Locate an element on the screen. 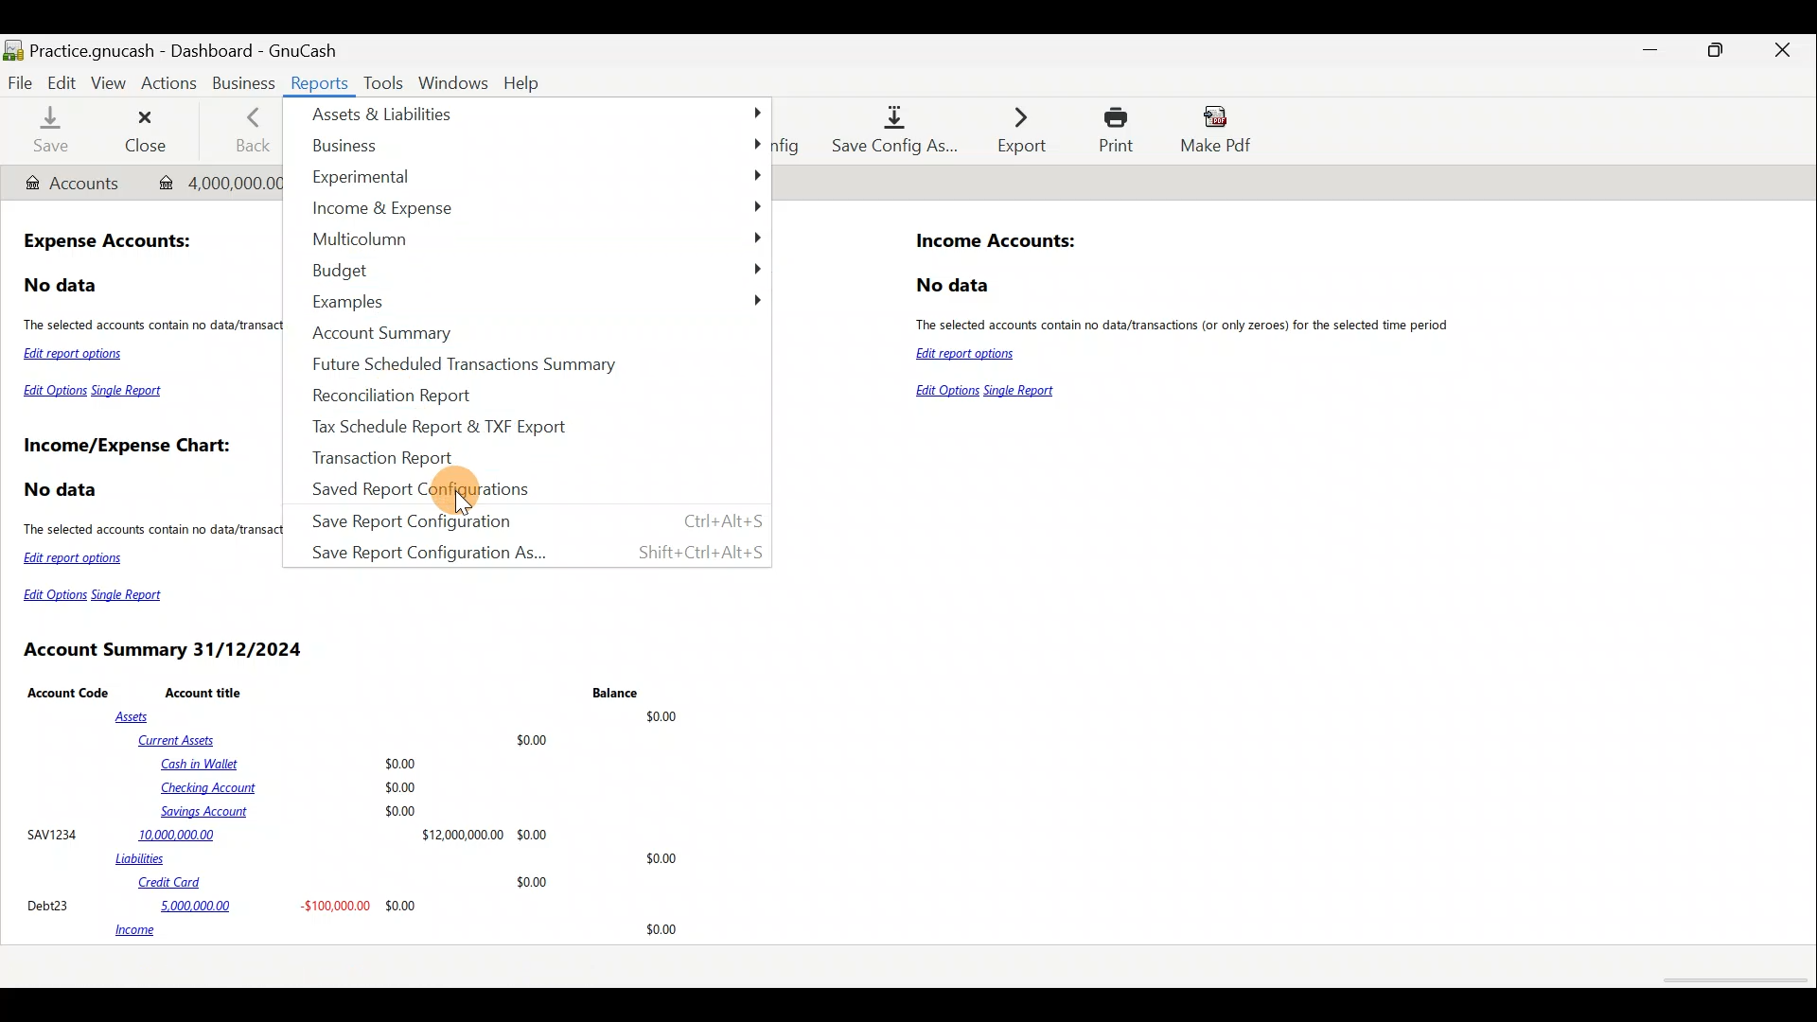 The image size is (1817, 1022). Multicolumn » is located at coordinates (539, 239).